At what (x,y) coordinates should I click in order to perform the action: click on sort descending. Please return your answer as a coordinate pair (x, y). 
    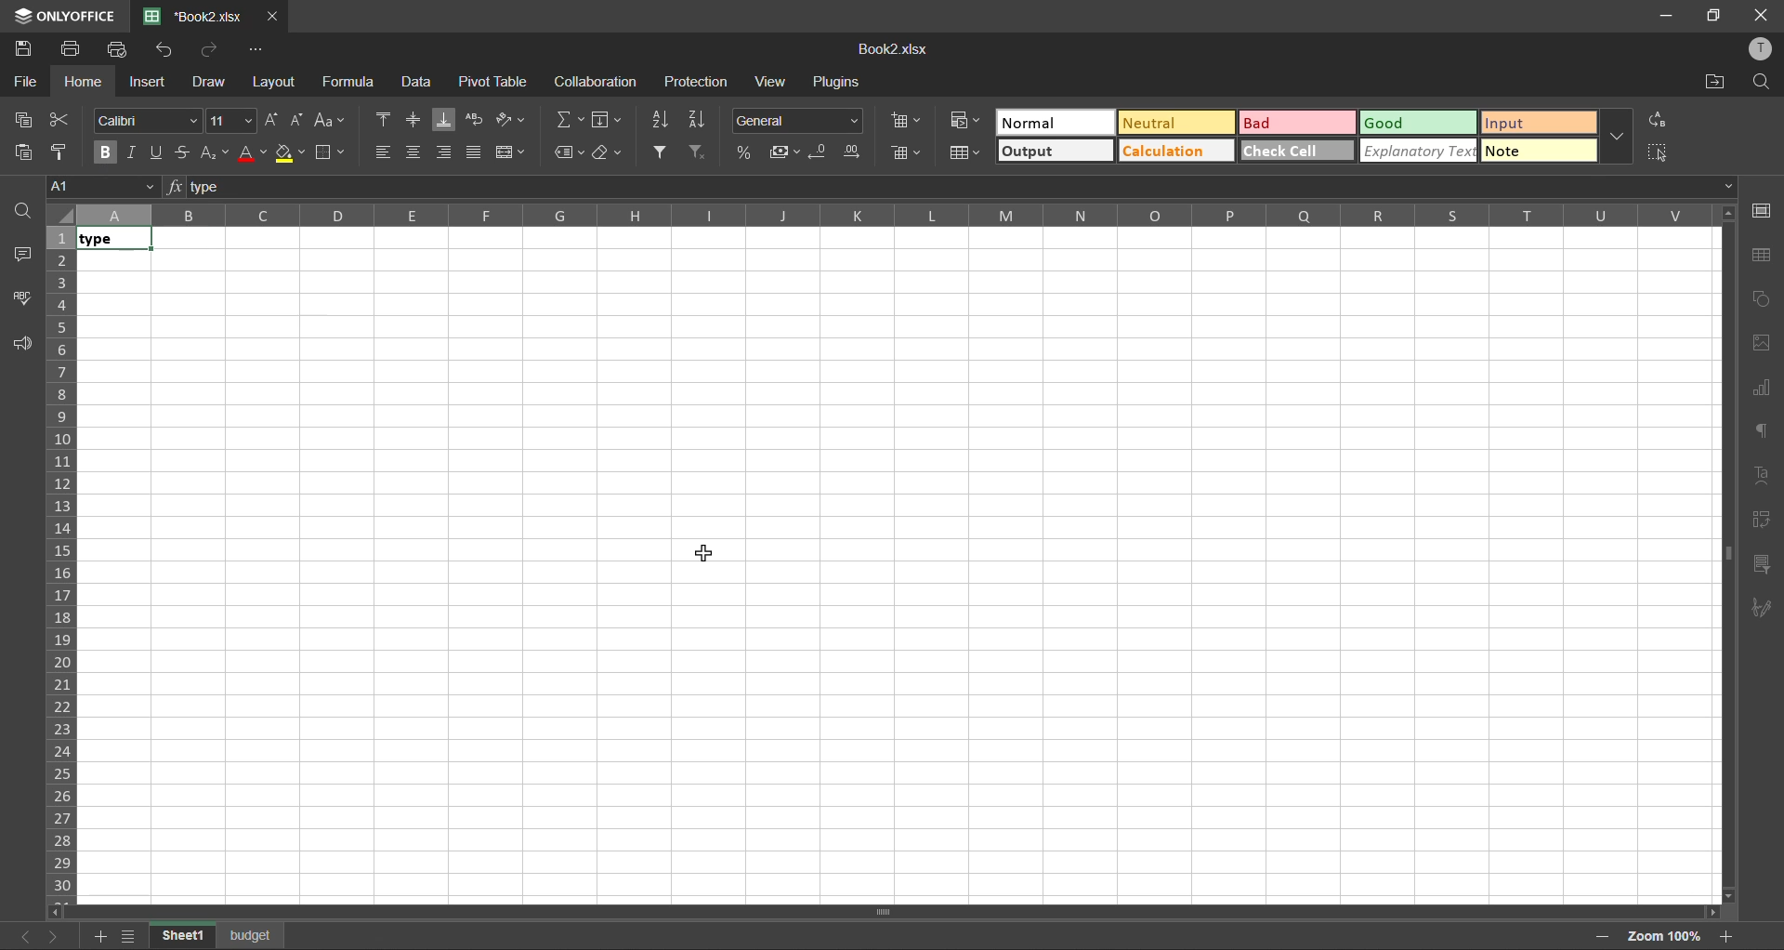
    Looking at the image, I should click on (699, 119).